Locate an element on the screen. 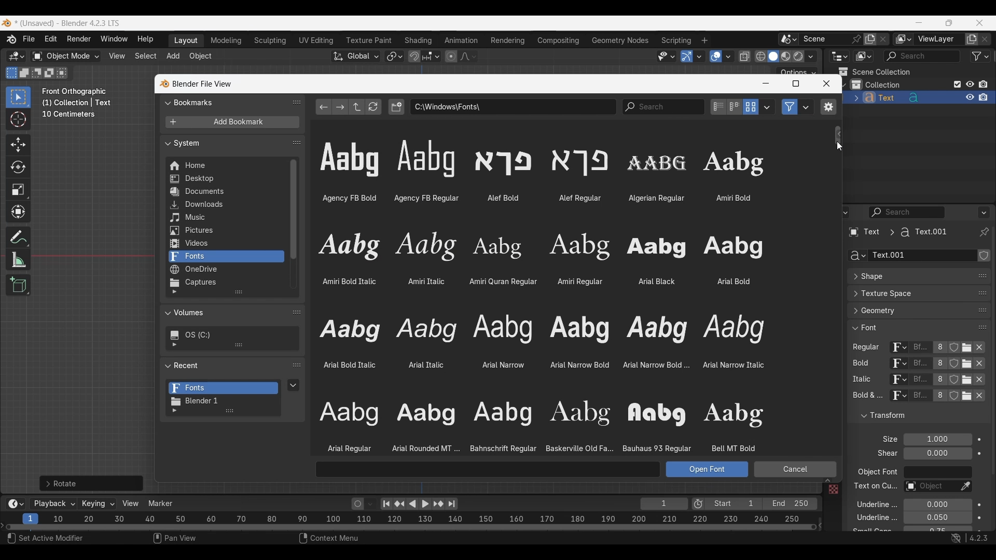 Image resolution: width=996 pixels, height=560 pixels. Fonts folder is located at coordinates (224, 388).